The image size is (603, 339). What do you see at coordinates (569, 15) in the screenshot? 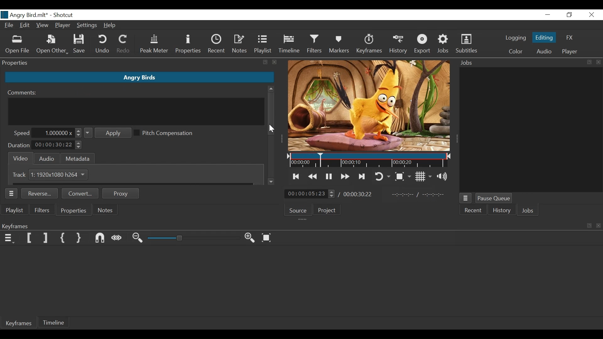
I see `Restore` at bounding box center [569, 15].